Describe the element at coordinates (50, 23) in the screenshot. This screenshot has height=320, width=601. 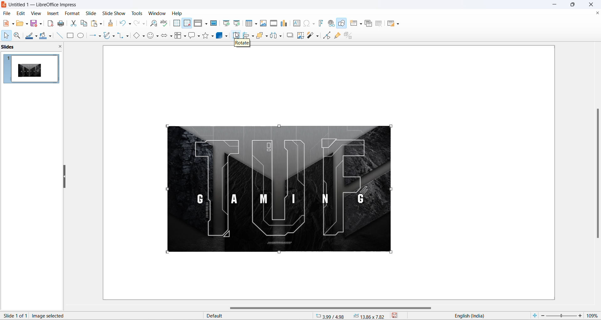
I see `export as pdf` at that location.